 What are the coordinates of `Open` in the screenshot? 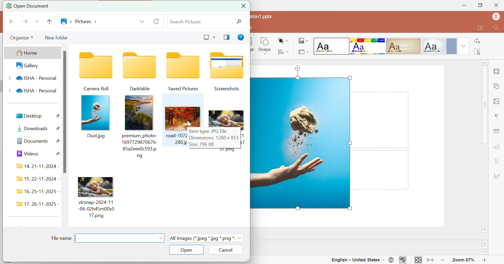 It's located at (187, 250).